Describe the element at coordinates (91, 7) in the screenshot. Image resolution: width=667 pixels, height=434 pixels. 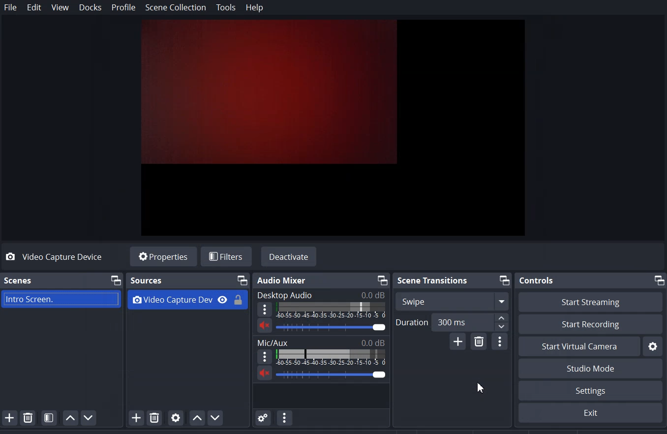
I see `Docks` at that location.